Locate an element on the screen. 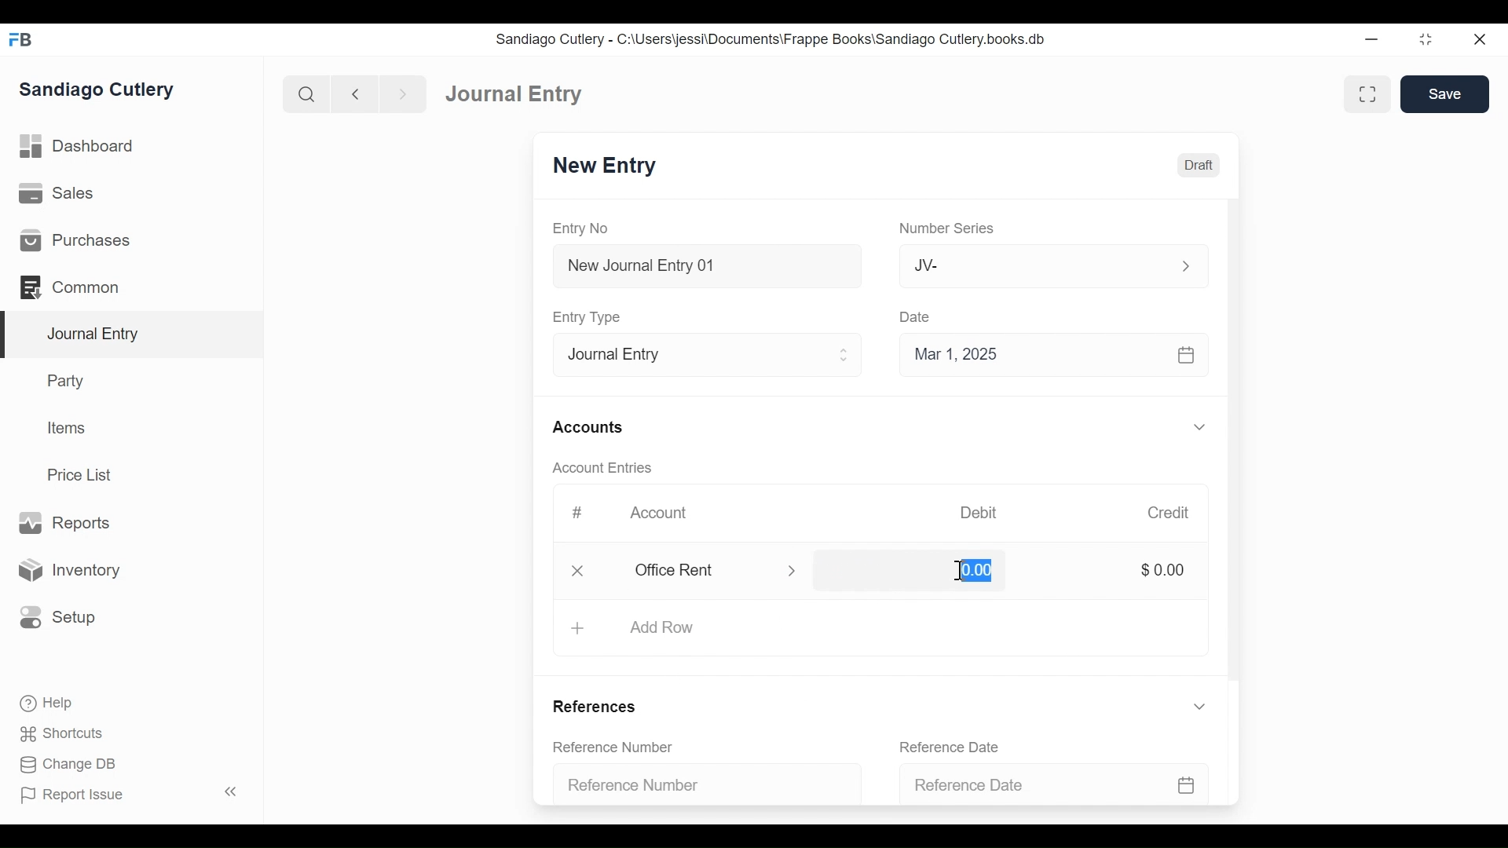 The width and height of the screenshot is (1508, 848). search  is located at coordinates (304, 91).